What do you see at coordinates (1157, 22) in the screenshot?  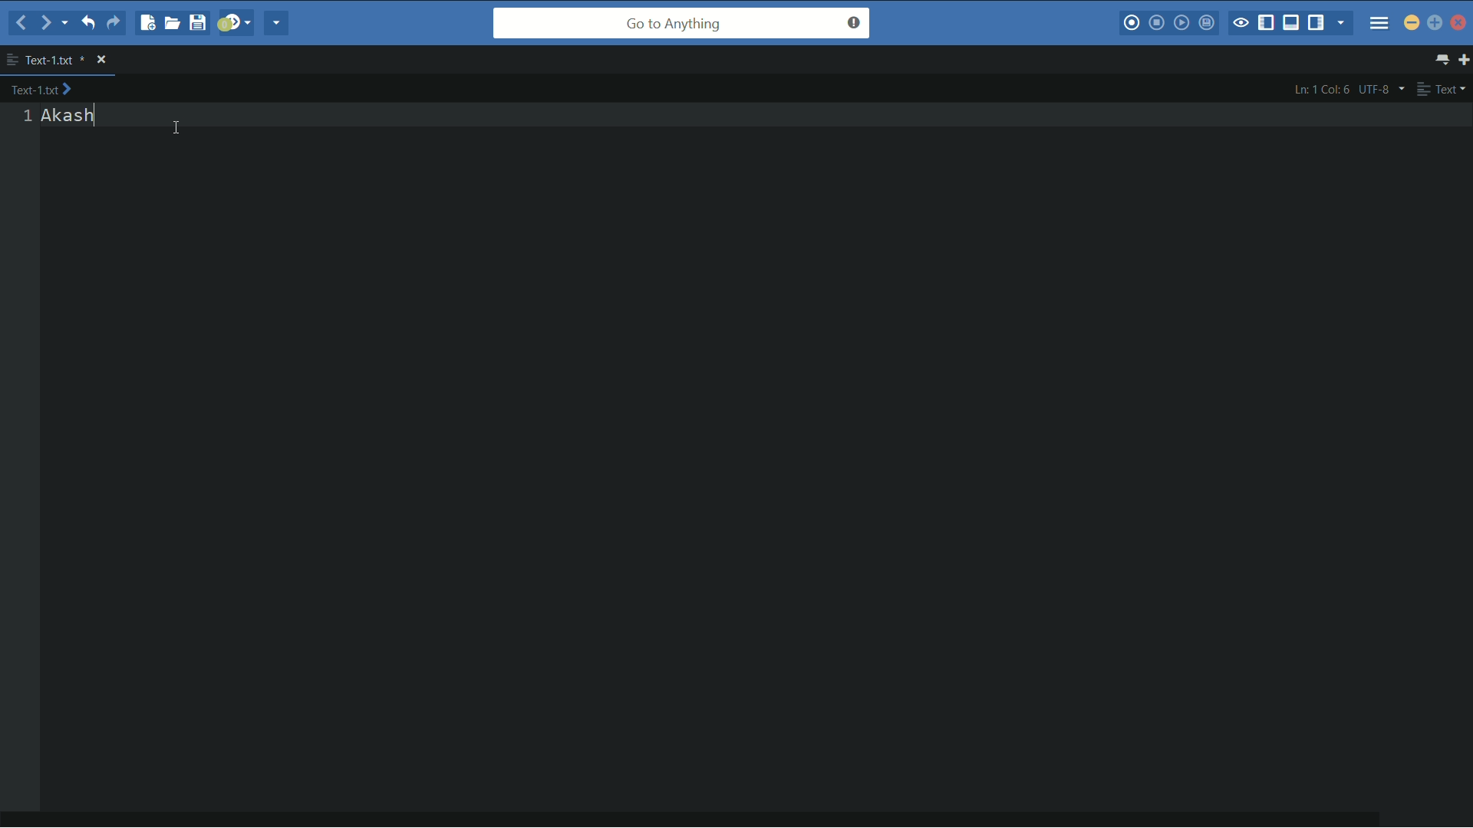 I see `stop macro` at bounding box center [1157, 22].